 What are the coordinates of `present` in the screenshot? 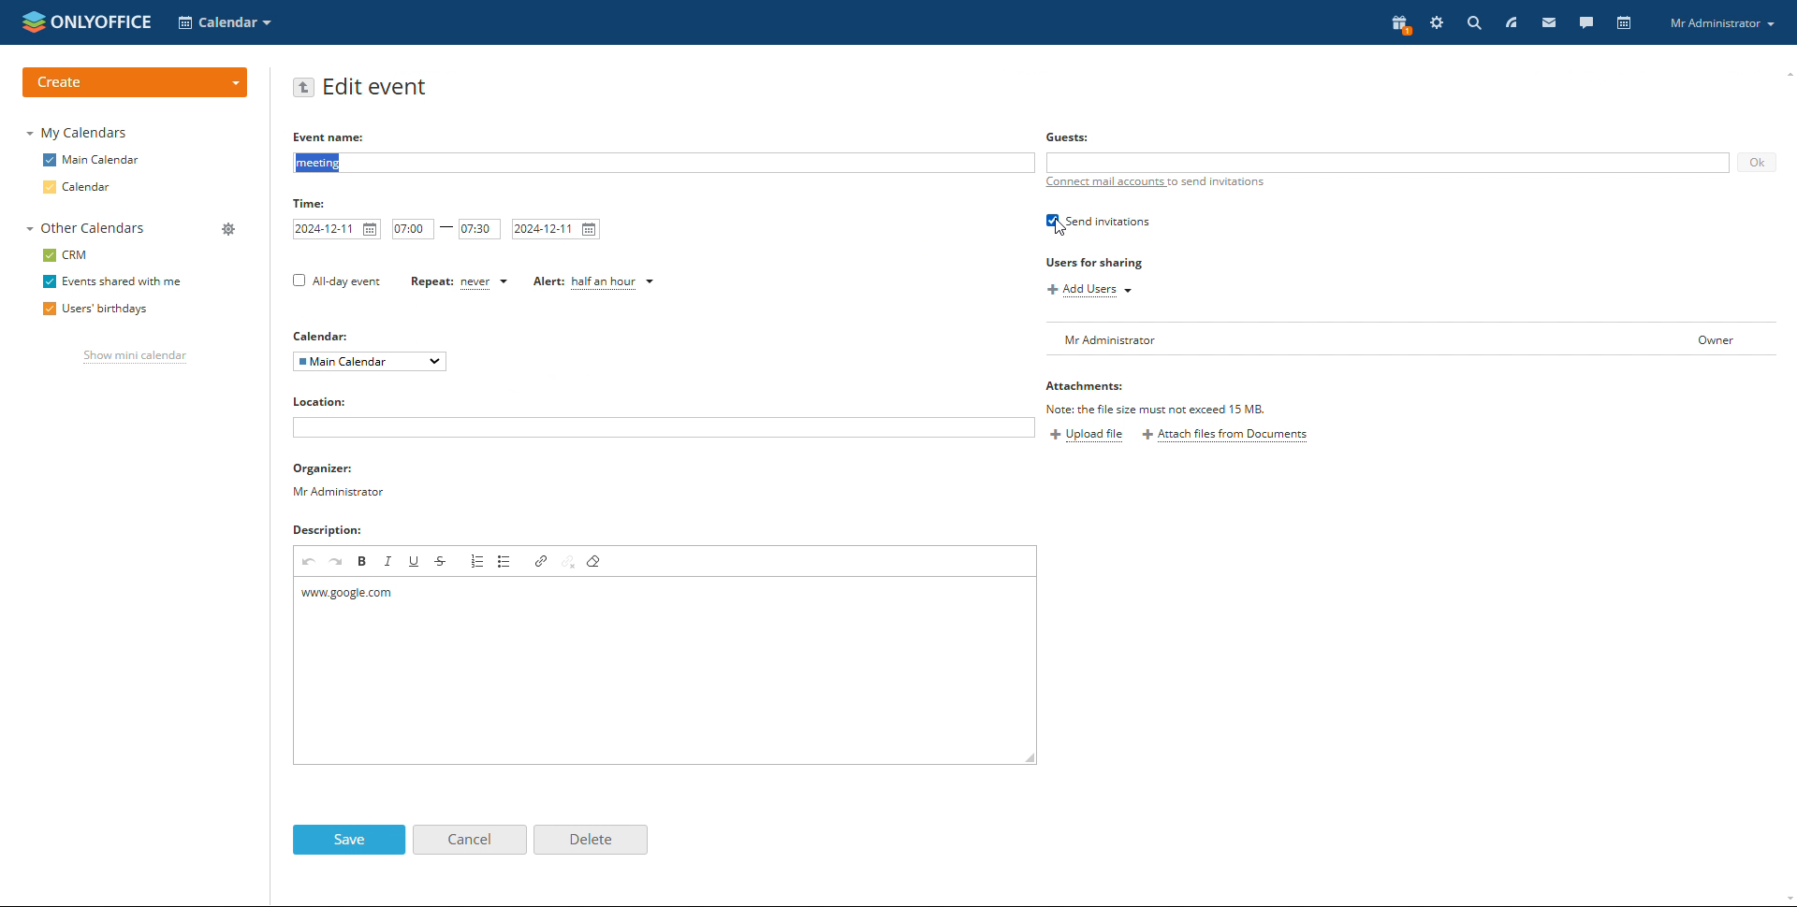 It's located at (1398, 25).